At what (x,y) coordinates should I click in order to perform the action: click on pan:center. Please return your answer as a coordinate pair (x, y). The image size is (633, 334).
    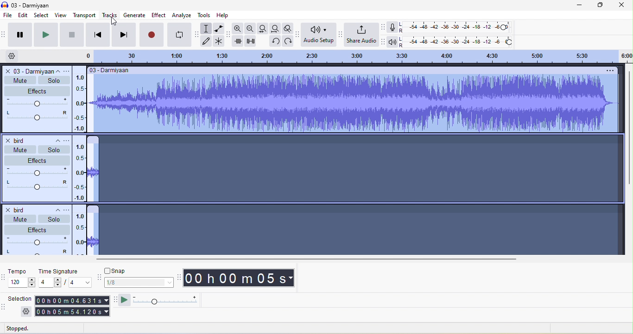
    Looking at the image, I should click on (36, 252).